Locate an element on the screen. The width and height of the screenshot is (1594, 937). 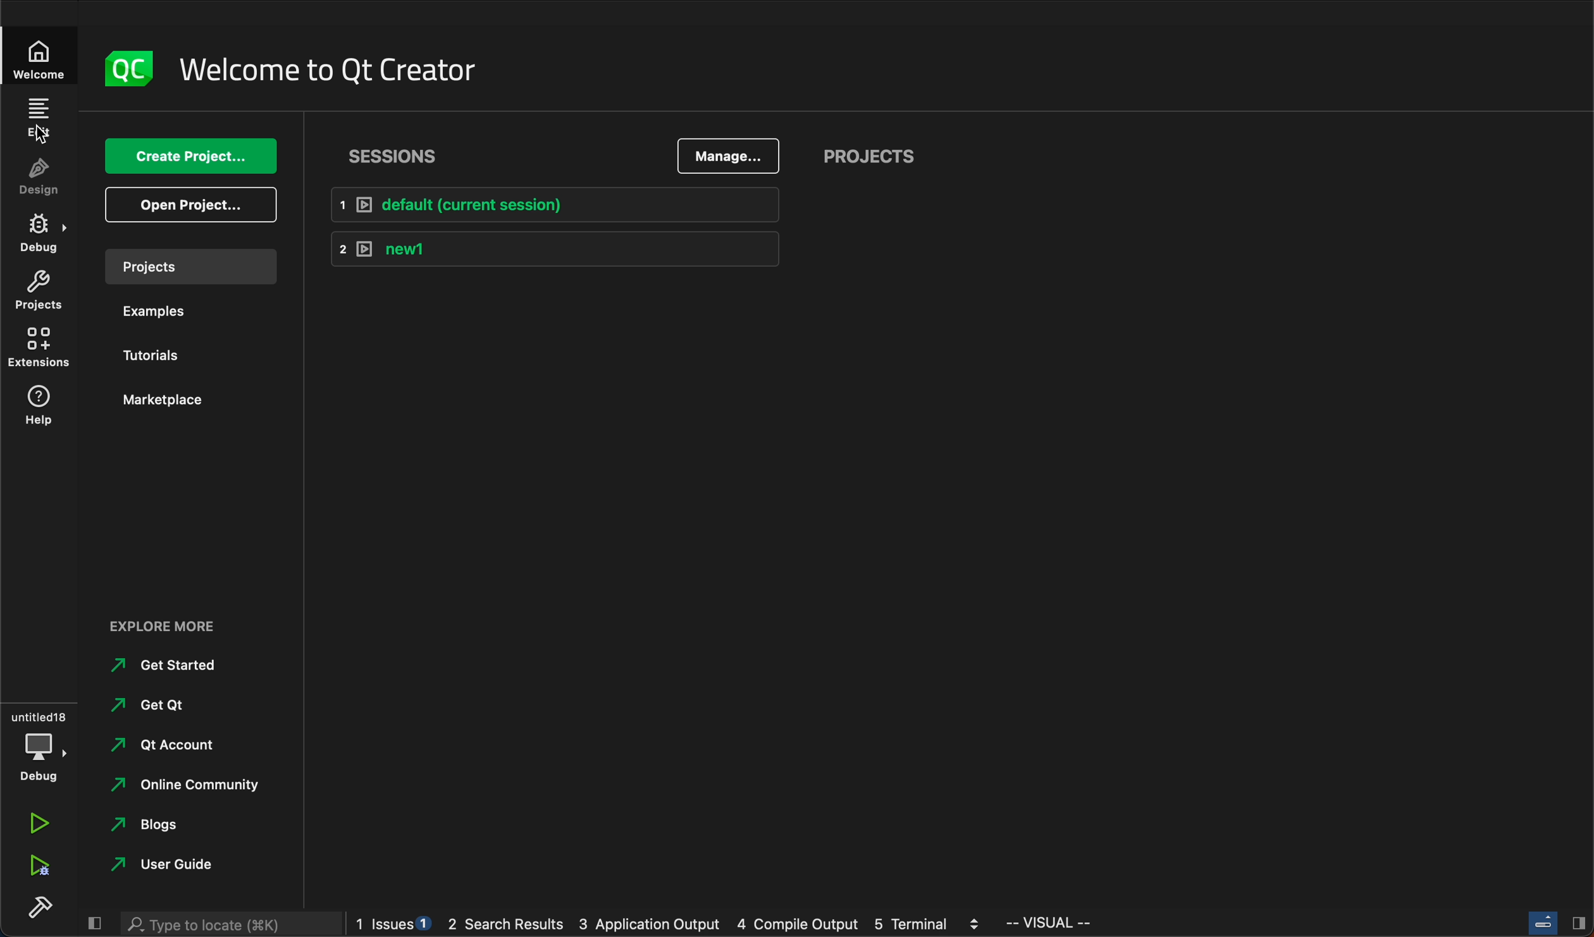
debug is located at coordinates (38, 738).